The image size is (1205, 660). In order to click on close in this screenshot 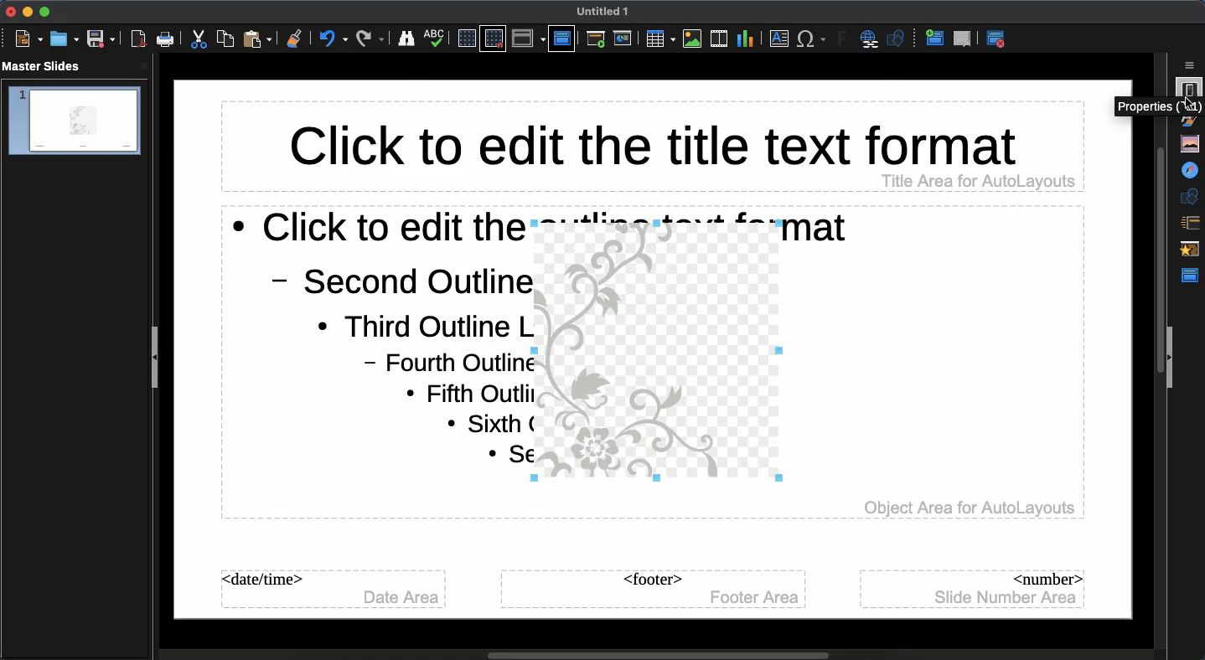, I will do `click(144, 66)`.